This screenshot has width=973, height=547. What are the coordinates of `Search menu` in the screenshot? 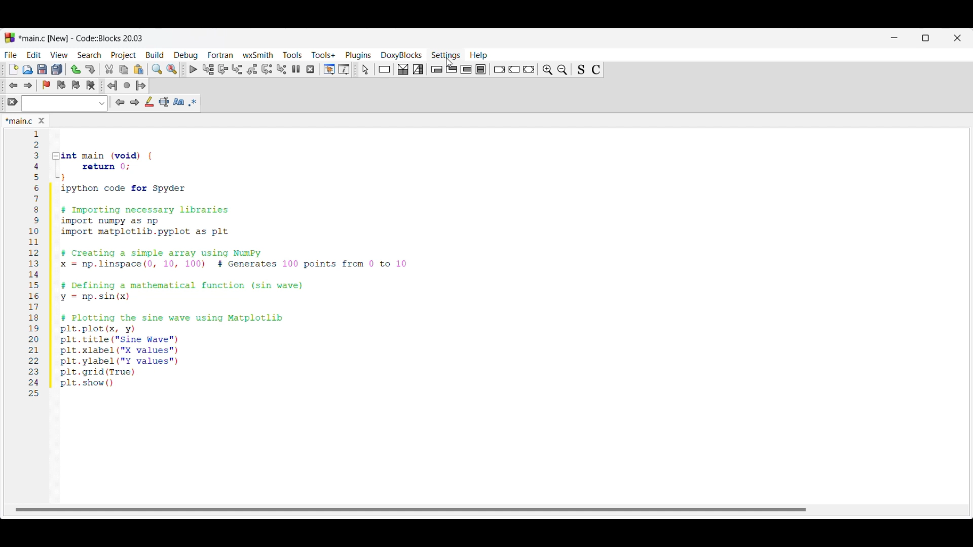 It's located at (89, 55).